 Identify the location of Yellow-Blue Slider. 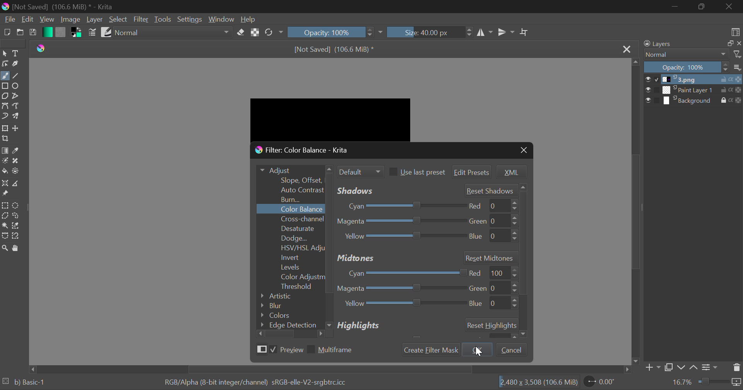
(402, 237).